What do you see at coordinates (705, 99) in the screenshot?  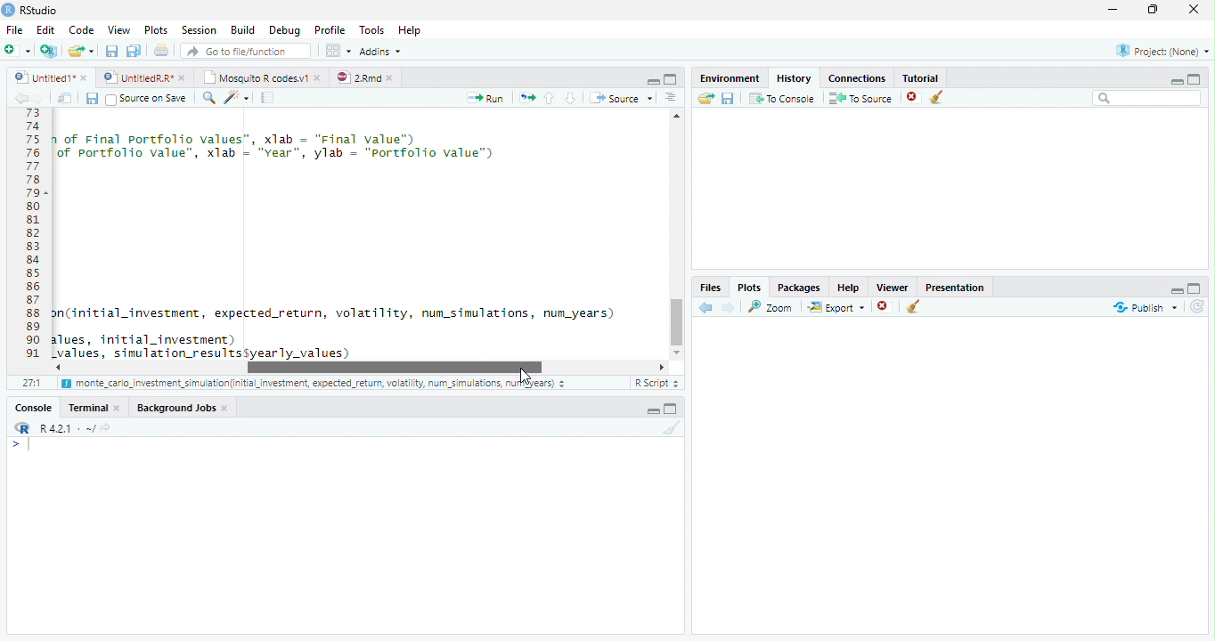 I see `Load history from an existing file` at bounding box center [705, 99].